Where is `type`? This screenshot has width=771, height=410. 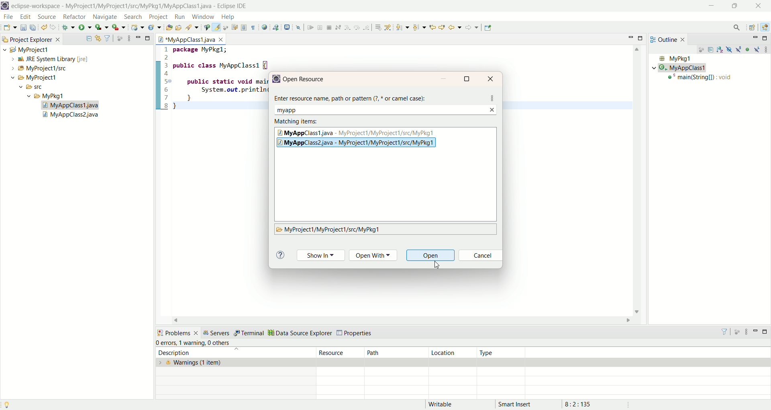
type is located at coordinates (503, 353).